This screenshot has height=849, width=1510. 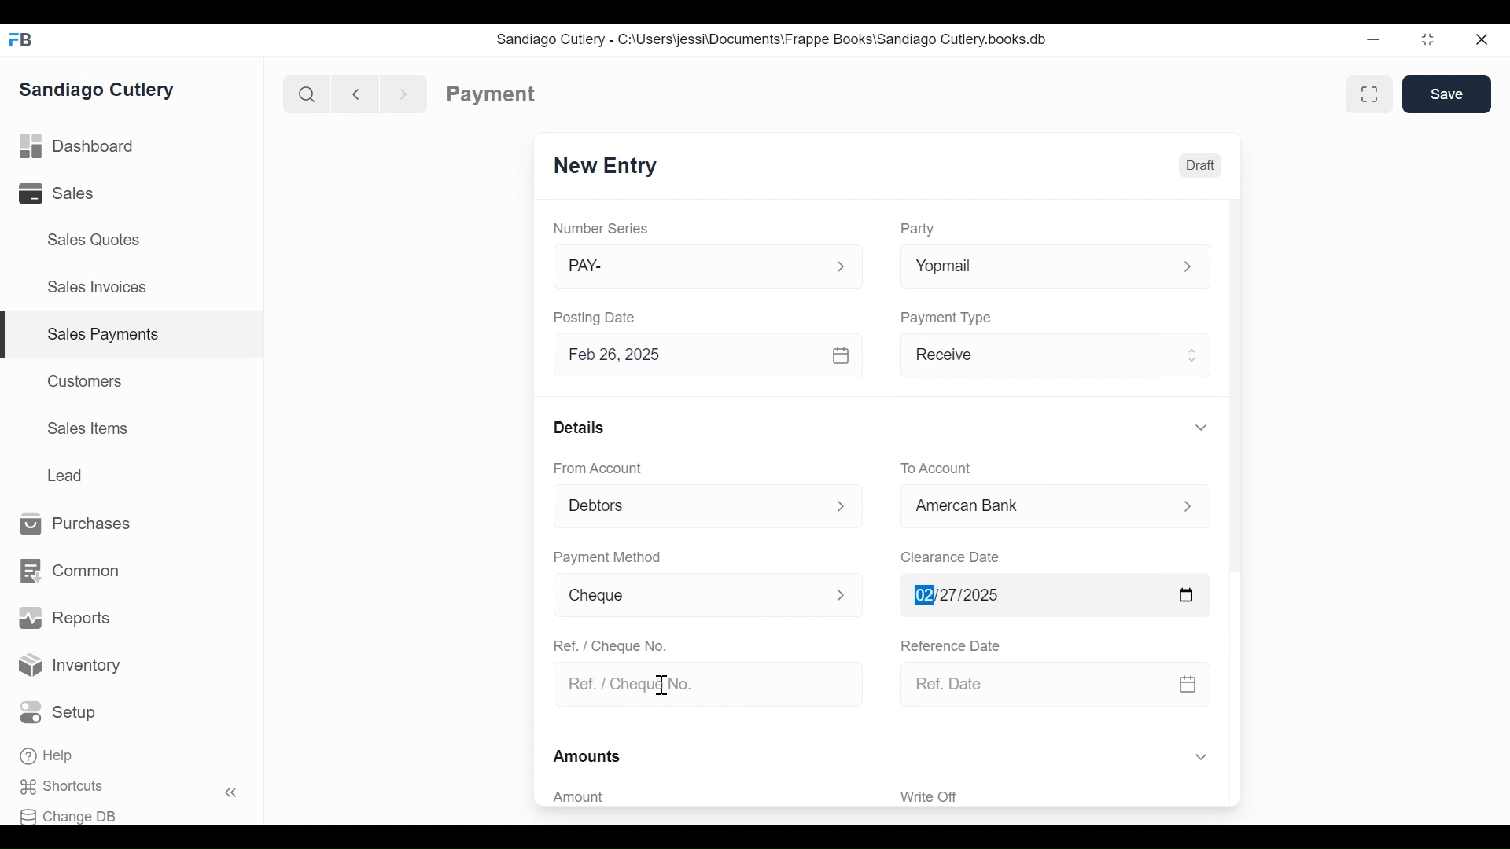 I want to click on Navigate Back, so click(x=352, y=94).